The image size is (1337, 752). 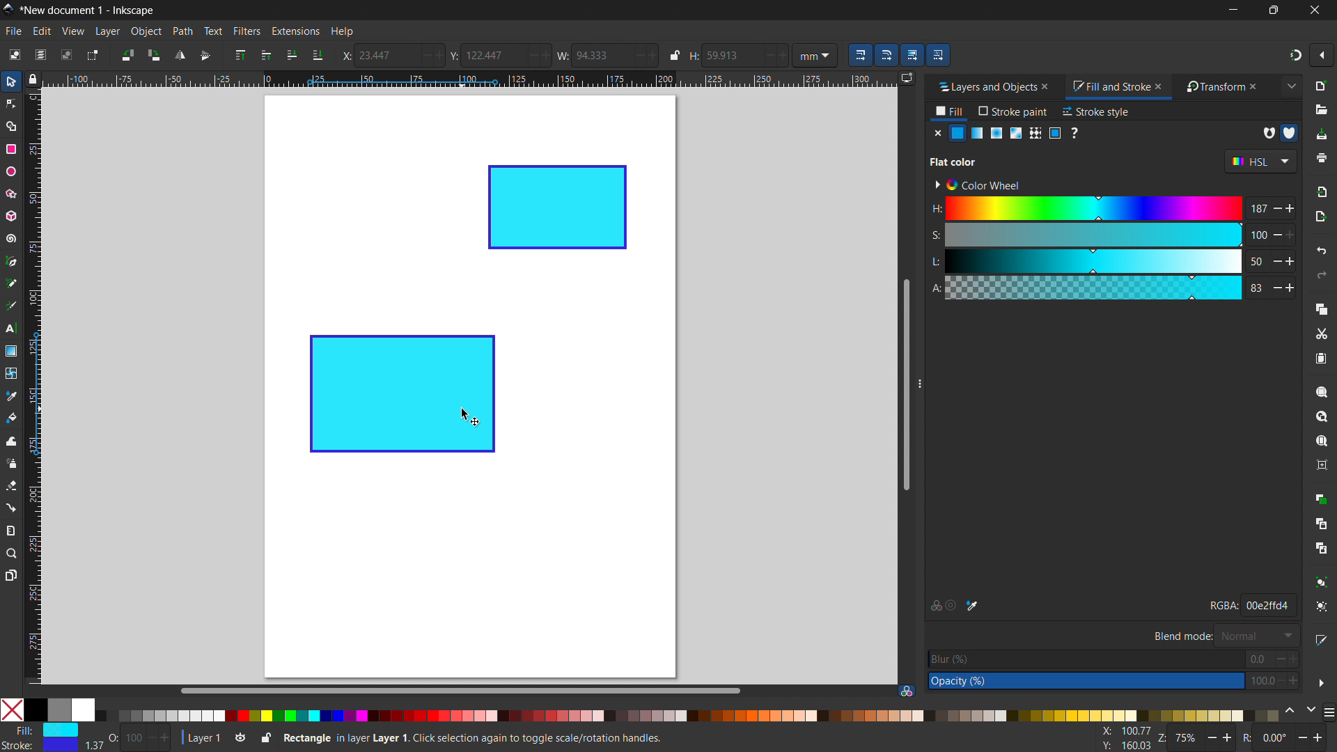 I want to click on close, so click(x=1162, y=86).